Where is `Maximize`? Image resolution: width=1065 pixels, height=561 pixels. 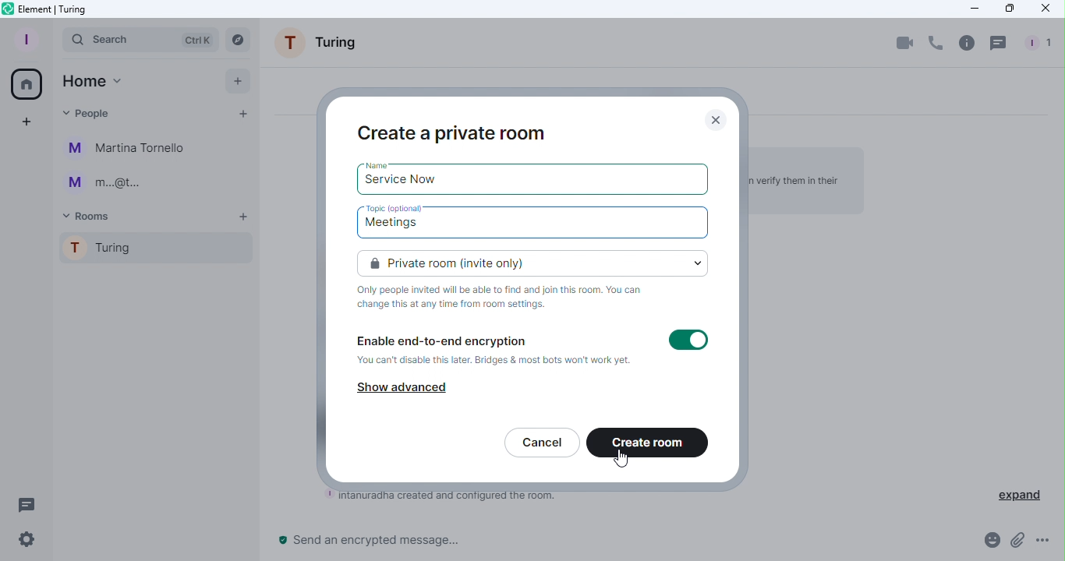 Maximize is located at coordinates (1008, 9).